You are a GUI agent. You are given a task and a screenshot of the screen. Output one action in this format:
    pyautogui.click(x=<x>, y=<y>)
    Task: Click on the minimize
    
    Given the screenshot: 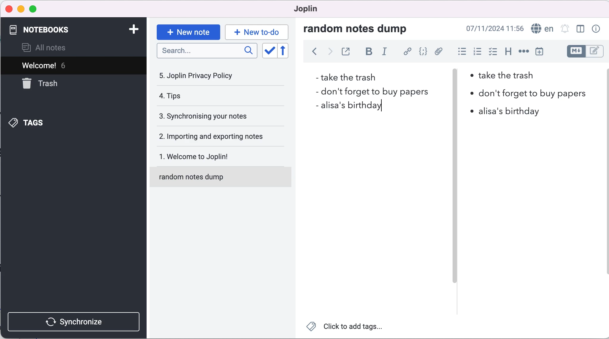 What is the action you would take?
    pyautogui.click(x=21, y=9)
    